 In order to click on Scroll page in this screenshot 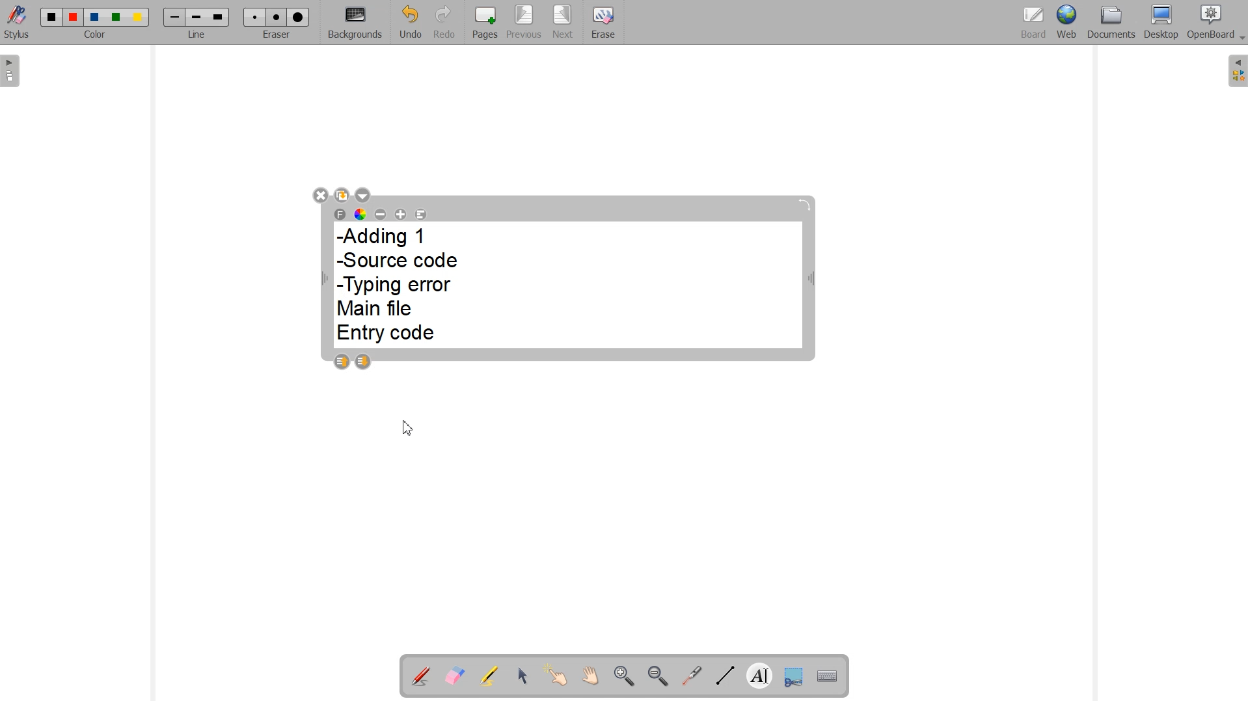, I will do `click(590, 677)`.